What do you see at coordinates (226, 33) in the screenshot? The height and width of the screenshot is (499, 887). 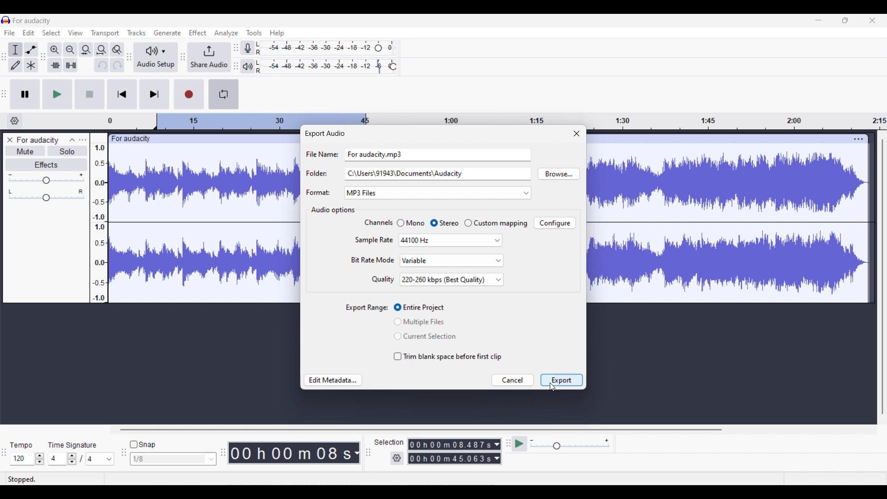 I see `Analyze menu` at bounding box center [226, 33].